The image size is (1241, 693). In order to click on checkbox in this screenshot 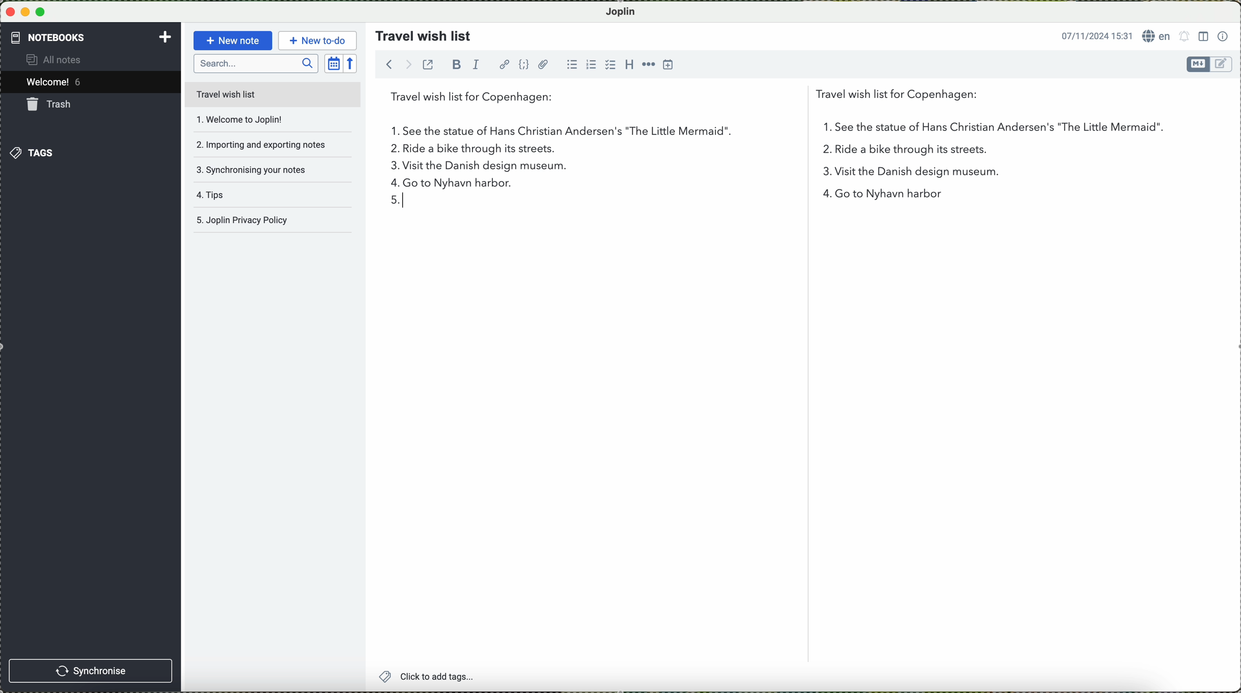, I will do `click(609, 65)`.